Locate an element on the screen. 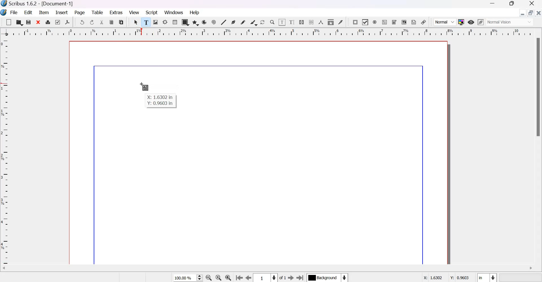  Preview mode is located at coordinates (471, 23).